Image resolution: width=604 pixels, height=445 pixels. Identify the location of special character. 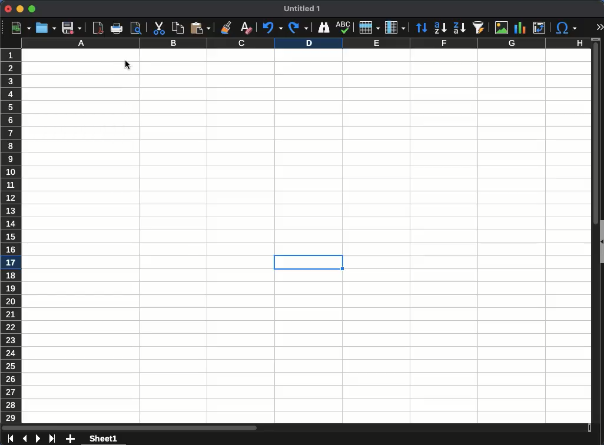
(568, 29).